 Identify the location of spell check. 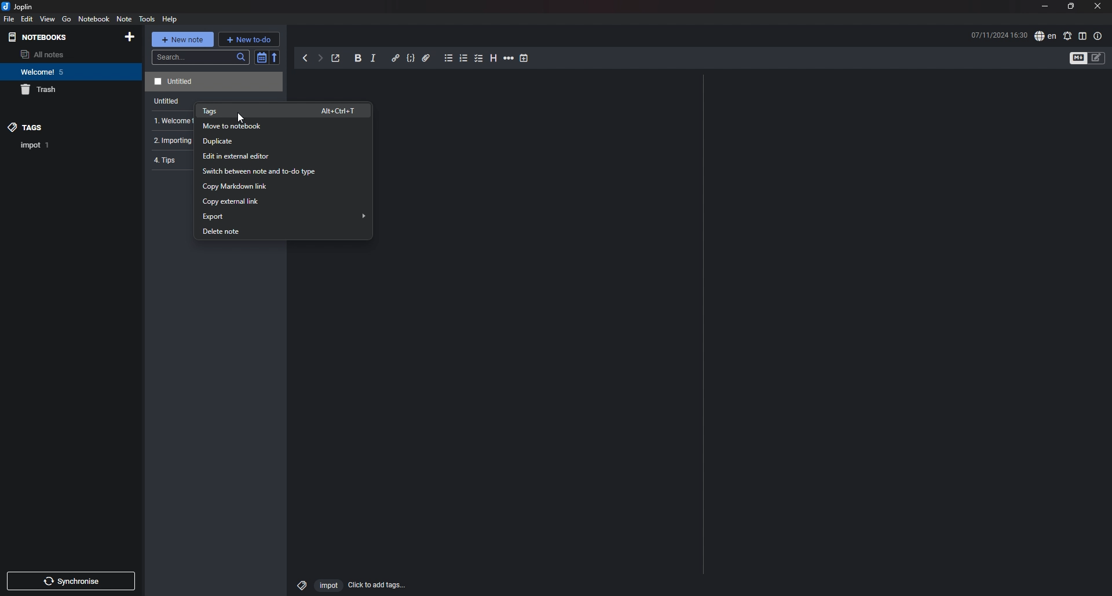
(1067, 36).